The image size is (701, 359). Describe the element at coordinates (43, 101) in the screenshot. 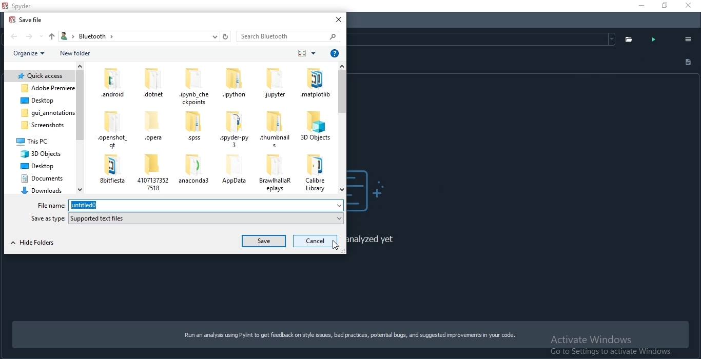

I see `folder 3` at that location.